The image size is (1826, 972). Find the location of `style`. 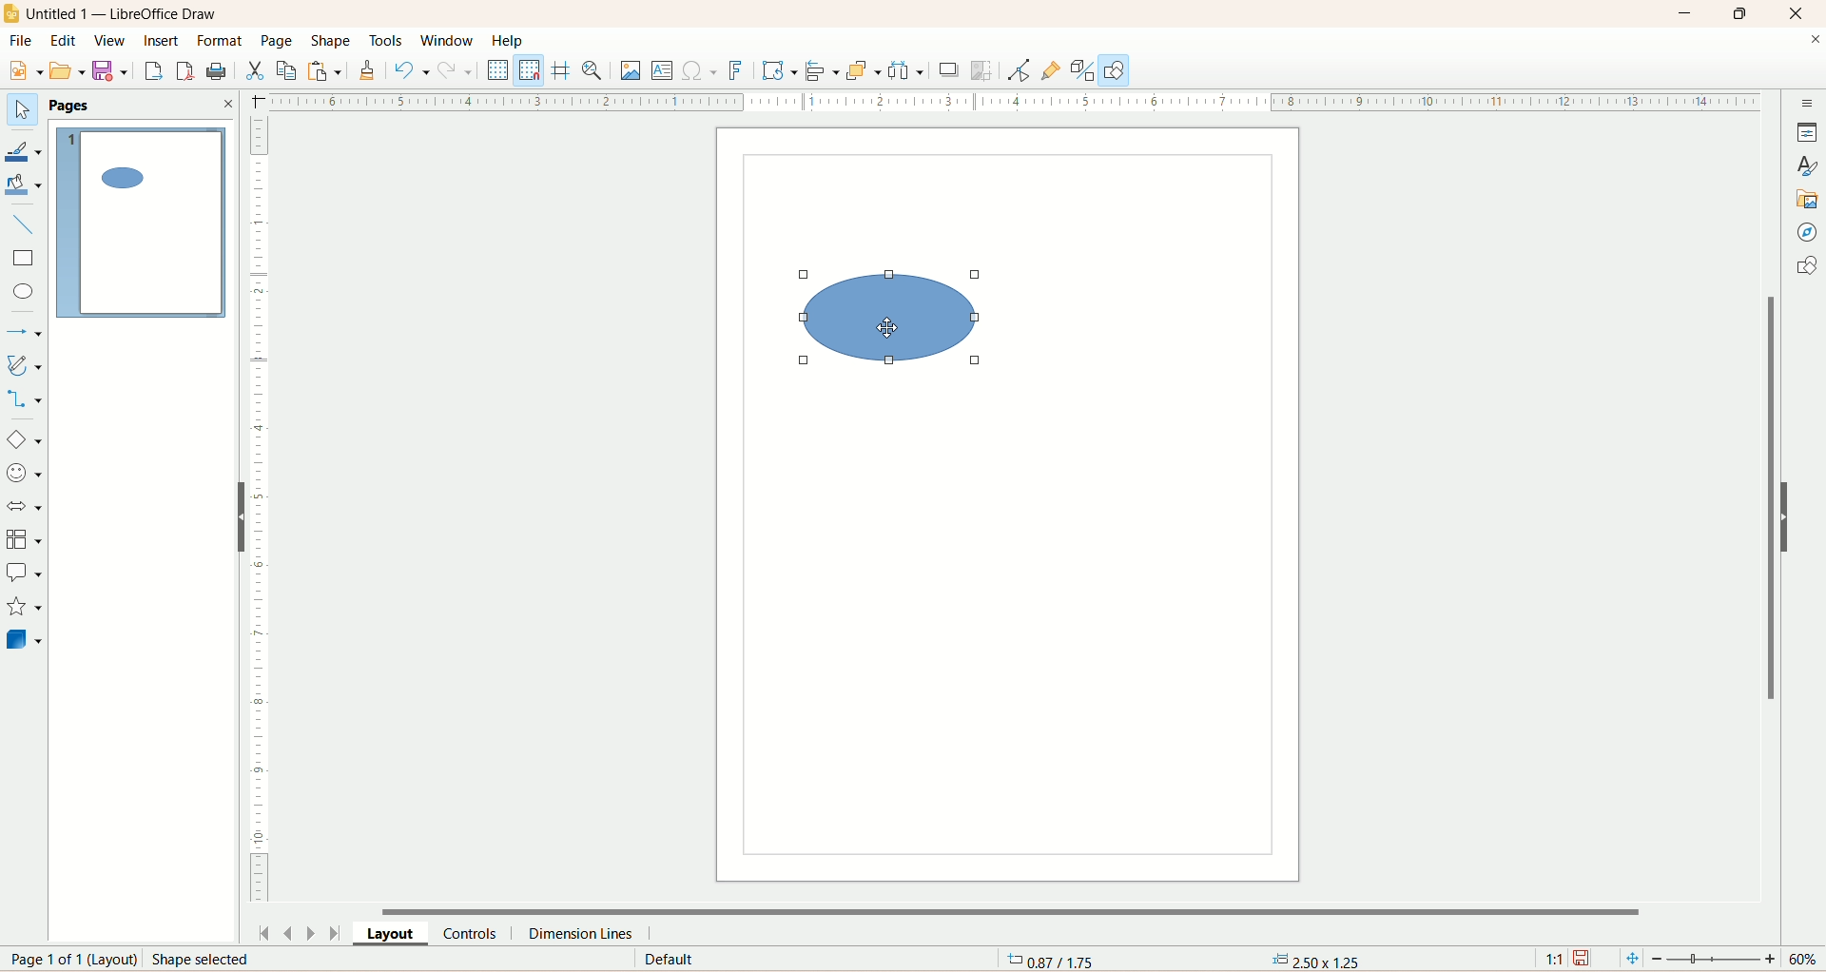

style is located at coordinates (1807, 164).